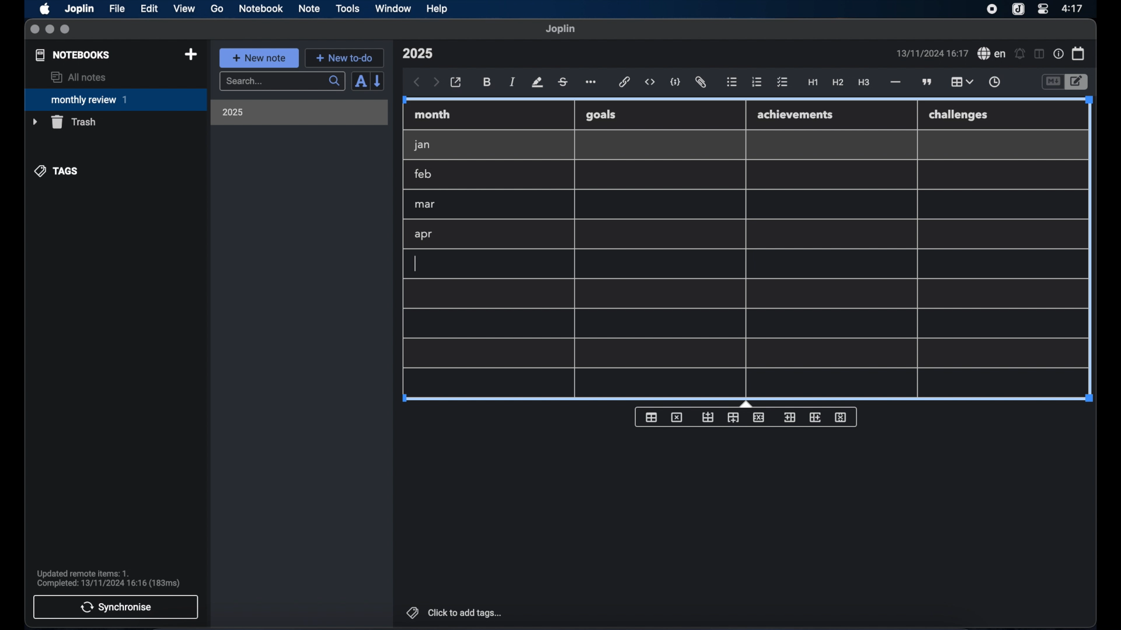 The width and height of the screenshot is (1121, 630). I want to click on jan, so click(422, 145).